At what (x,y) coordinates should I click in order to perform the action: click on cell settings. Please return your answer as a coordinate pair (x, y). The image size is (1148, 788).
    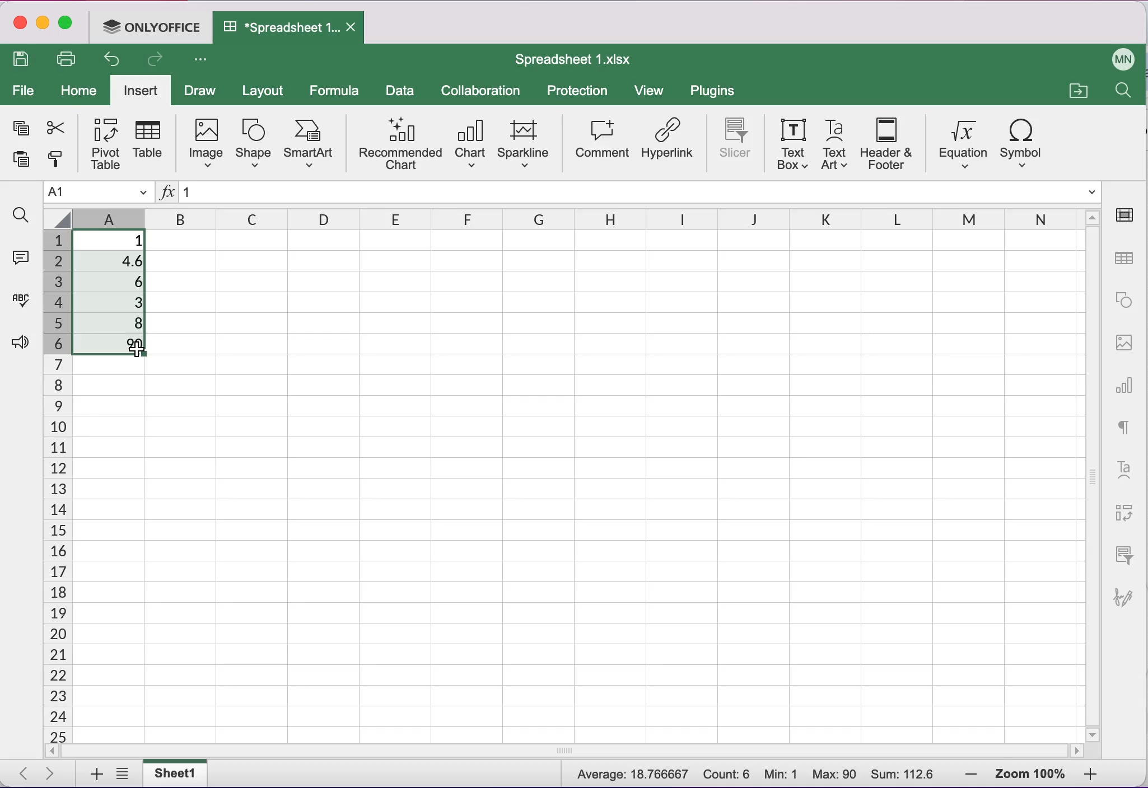
    Looking at the image, I should click on (1127, 216).